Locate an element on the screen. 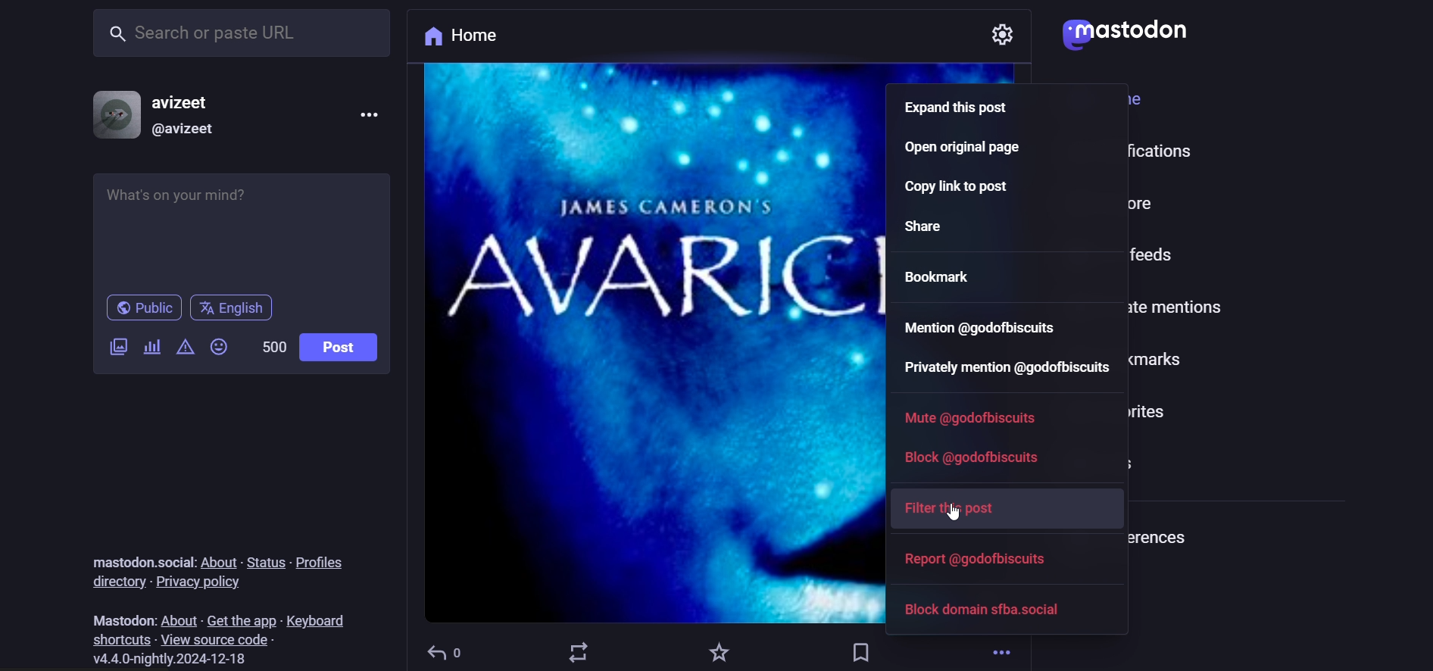 The height and width of the screenshot is (671, 1433). boost is located at coordinates (579, 651).